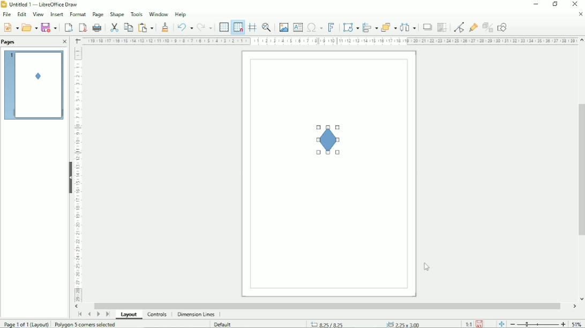 This screenshot has height=328, width=585. What do you see at coordinates (472, 27) in the screenshot?
I see `Show gluepoint functions` at bounding box center [472, 27].